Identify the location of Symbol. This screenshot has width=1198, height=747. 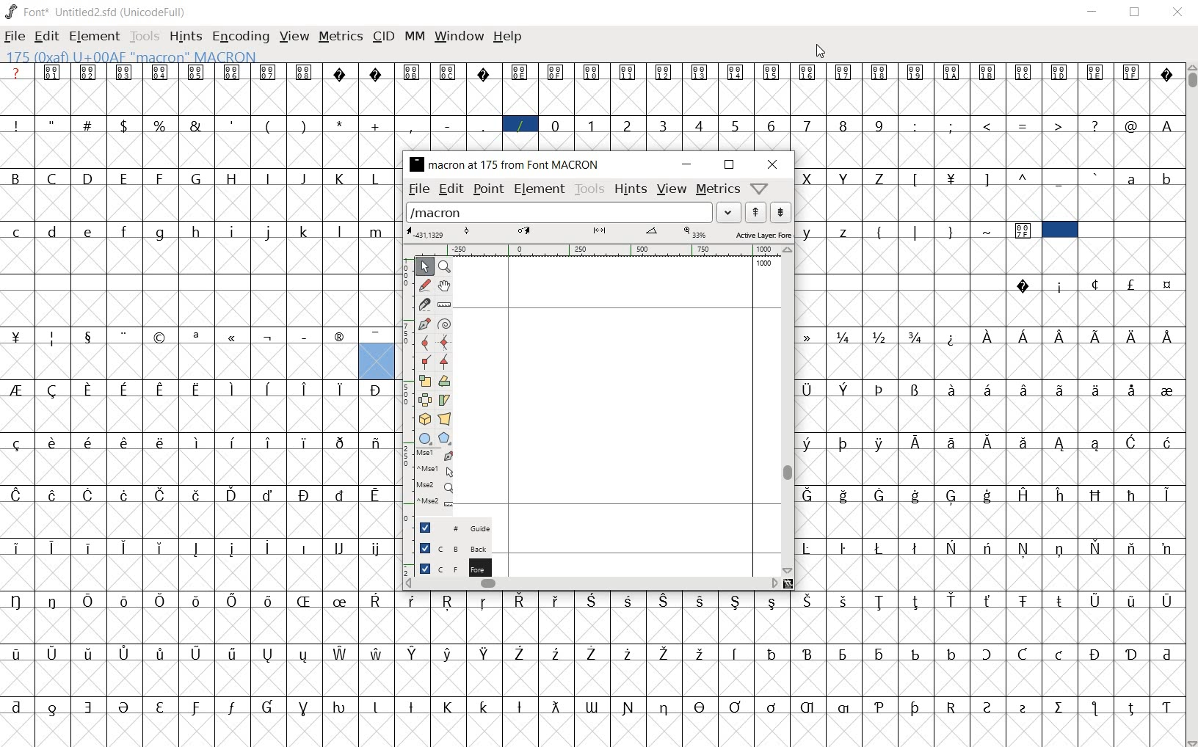
(18, 547).